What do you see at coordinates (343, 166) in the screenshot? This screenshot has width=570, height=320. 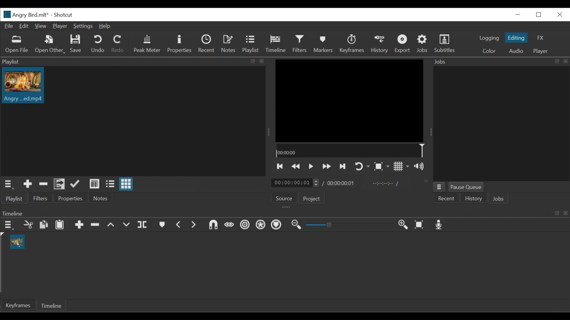 I see `Skip to the next point` at bounding box center [343, 166].